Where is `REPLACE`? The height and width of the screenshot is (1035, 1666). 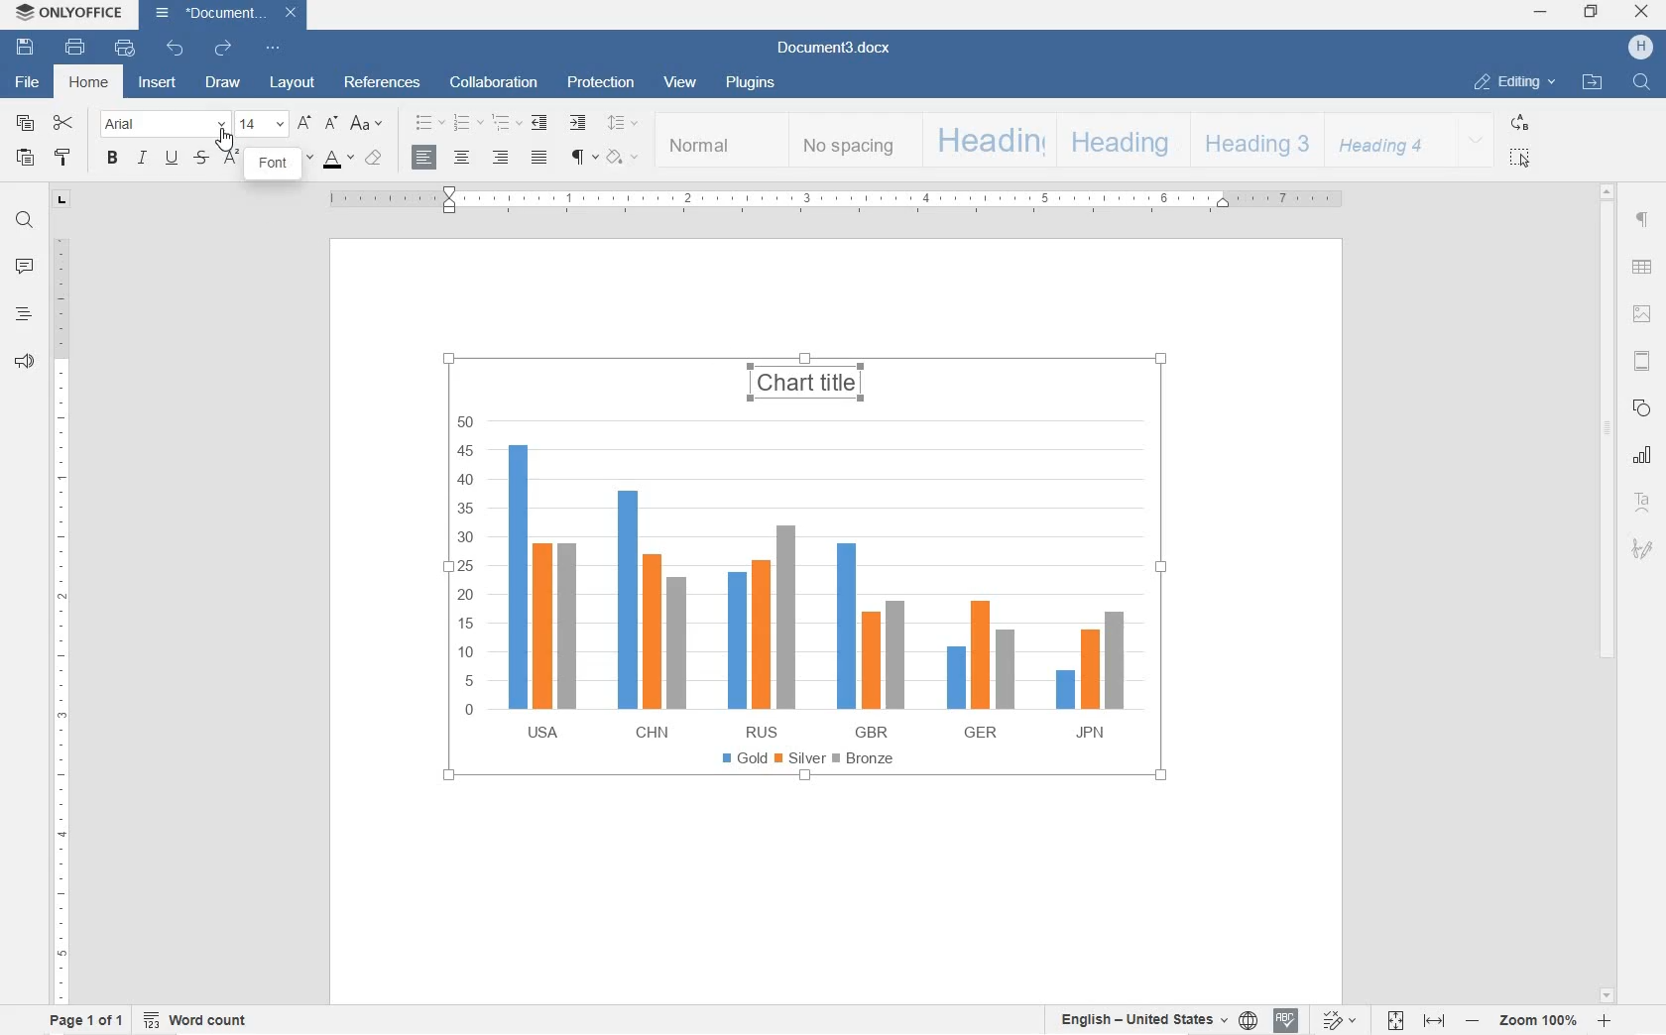
REPLACE is located at coordinates (1517, 122).